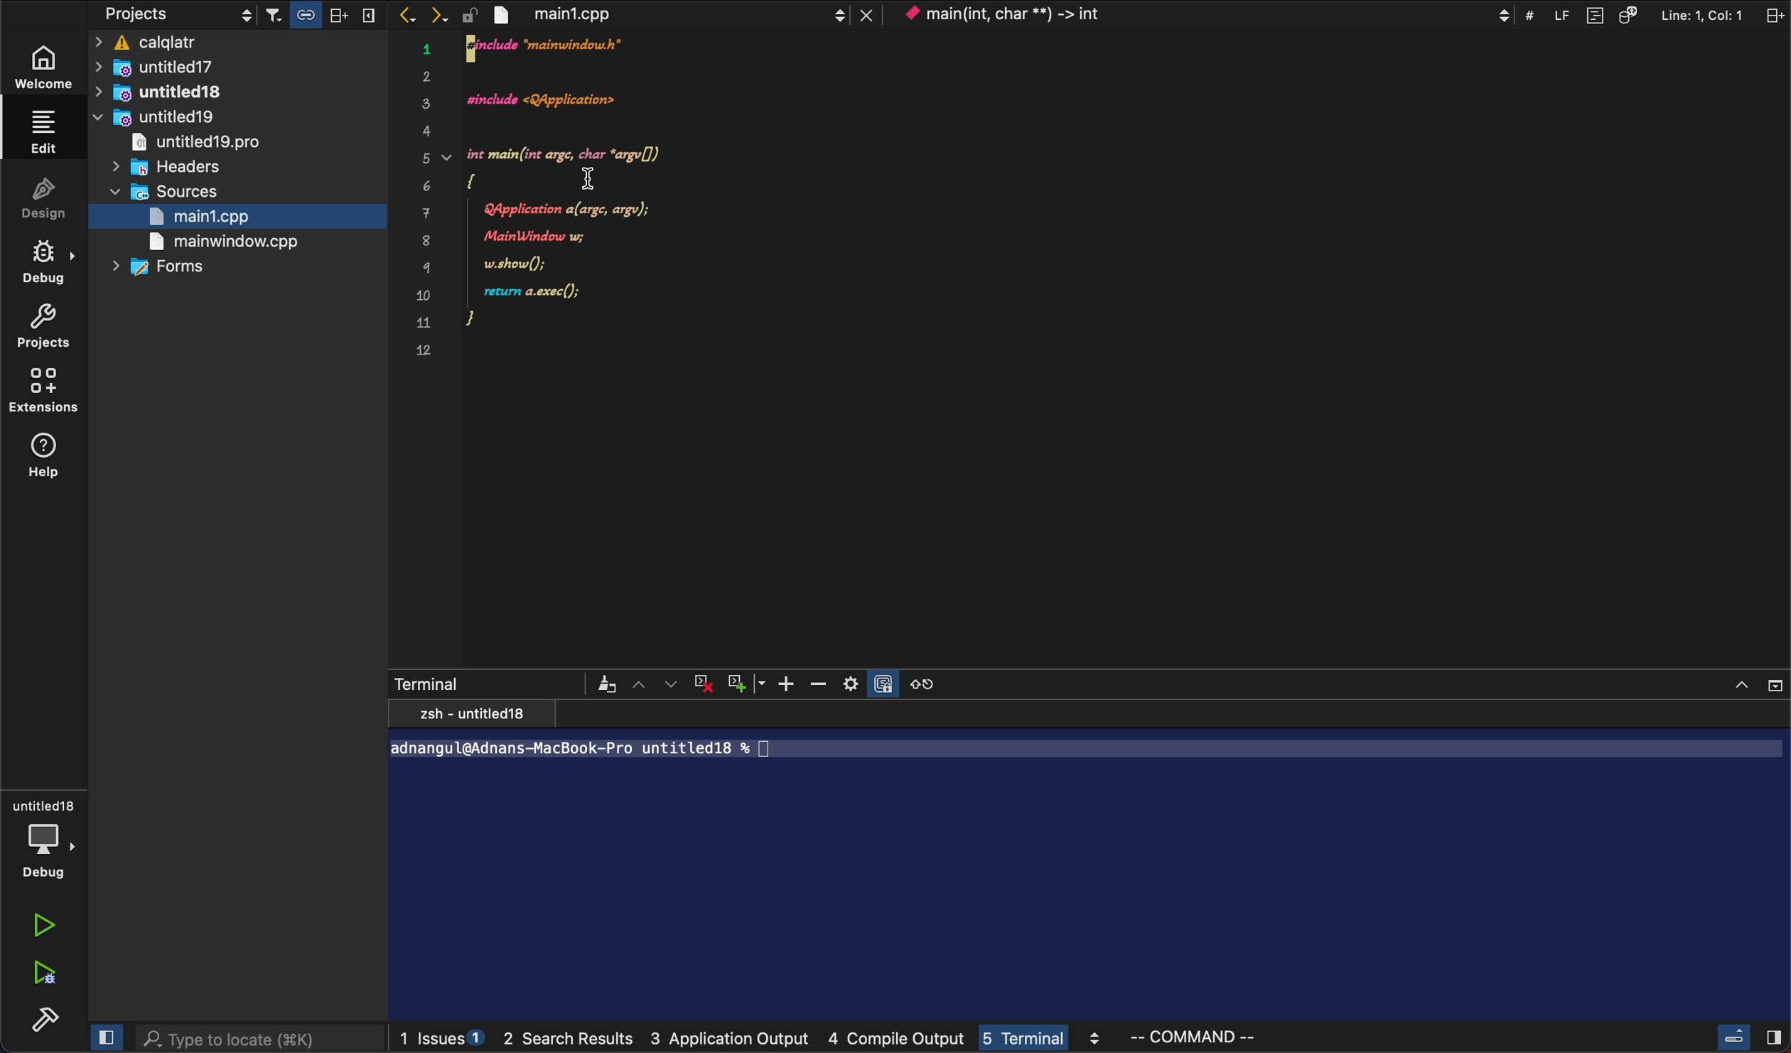  Describe the element at coordinates (41, 200) in the screenshot. I see `design` at that location.